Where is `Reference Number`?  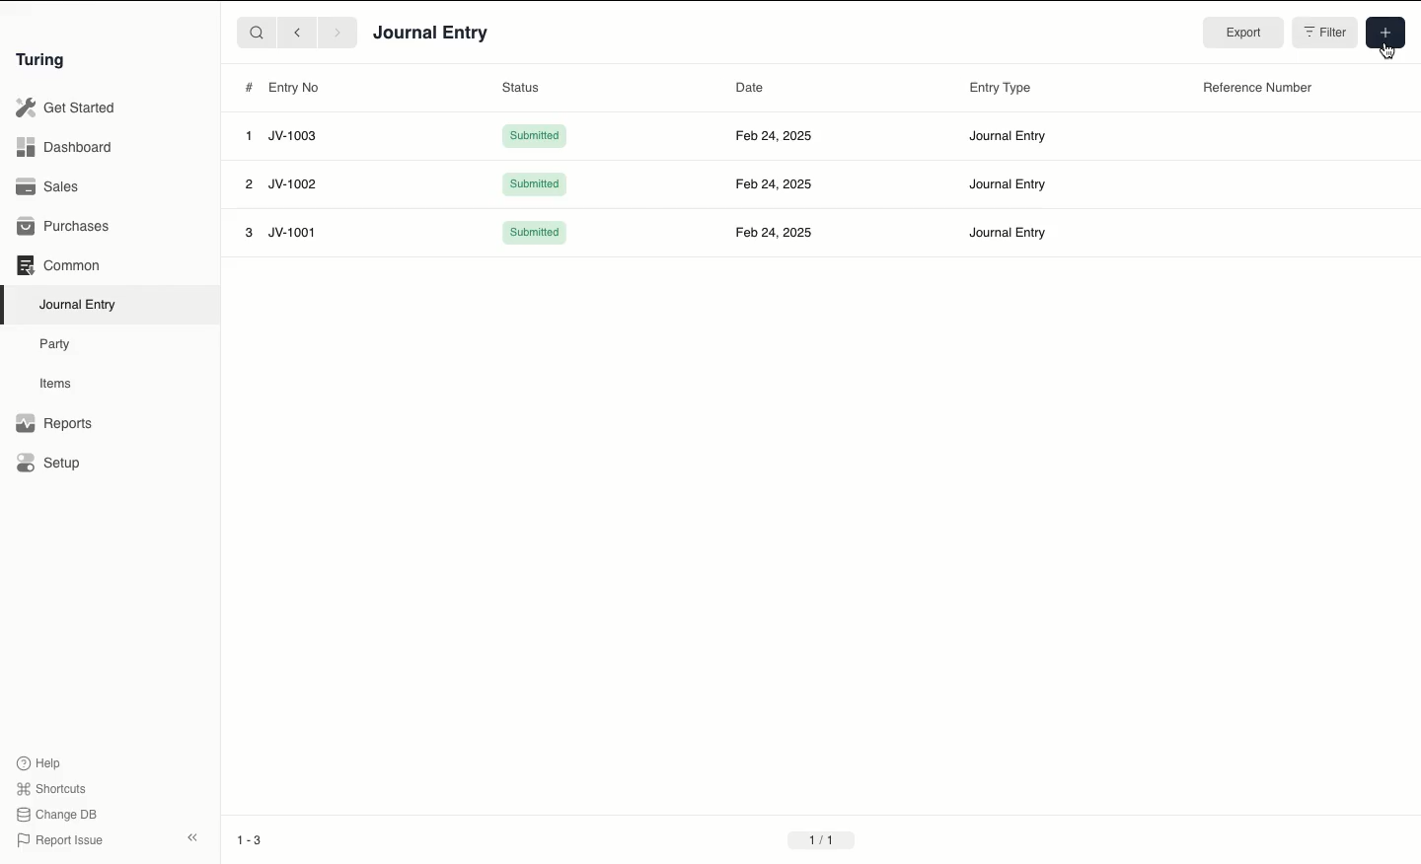 Reference Number is located at coordinates (1258, 89).